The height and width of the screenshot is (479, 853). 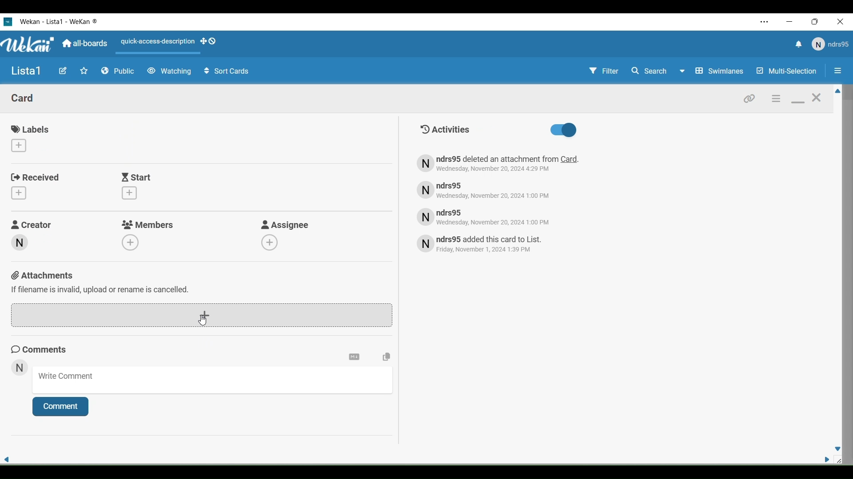 What do you see at coordinates (131, 242) in the screenshot?
I see `Add members` at bounding box center [131, 242].